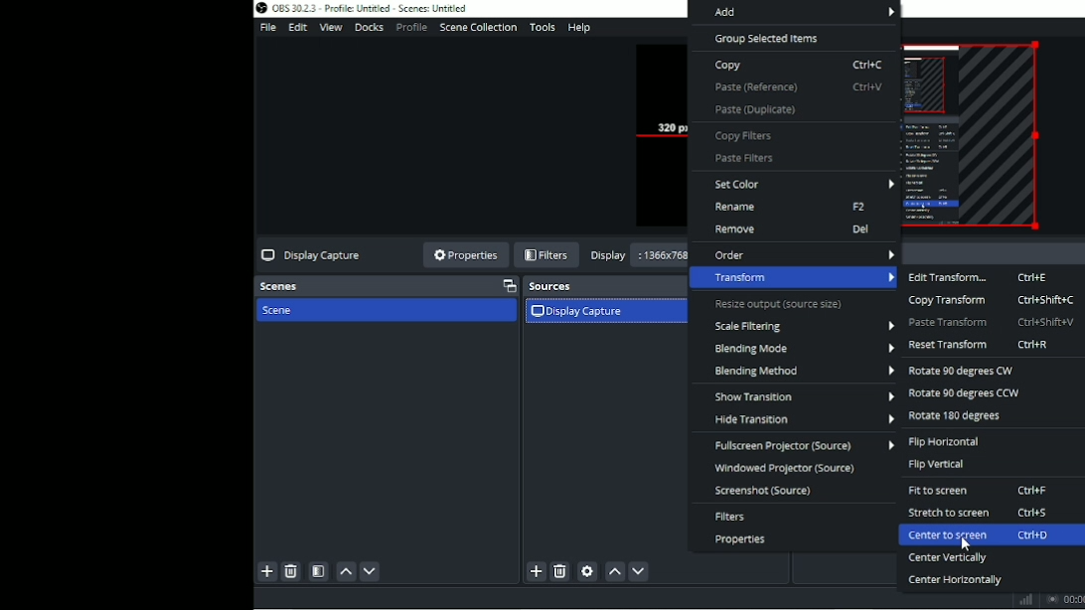 This screenshot has height=610, width=1085. What do you see at coordinates (794, 207) in the screenshot?
I see `Rename` at bounding box center [794, 207].